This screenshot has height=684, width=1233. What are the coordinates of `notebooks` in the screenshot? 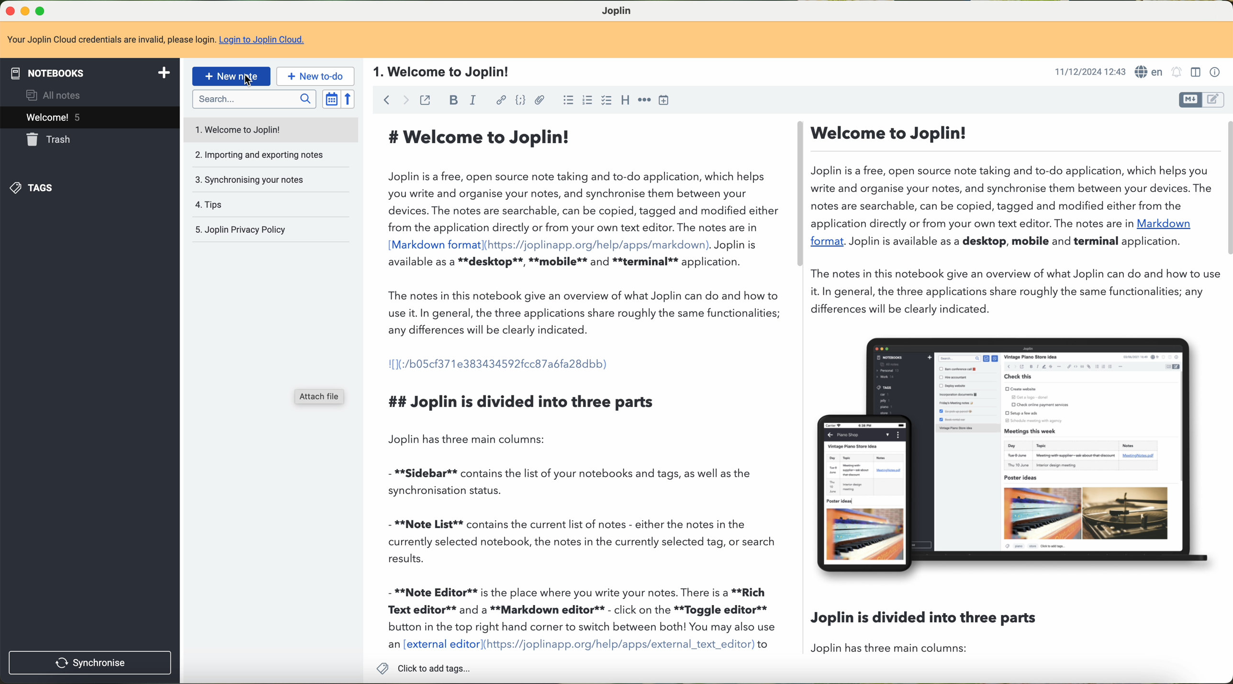 It's located at (90, 73).